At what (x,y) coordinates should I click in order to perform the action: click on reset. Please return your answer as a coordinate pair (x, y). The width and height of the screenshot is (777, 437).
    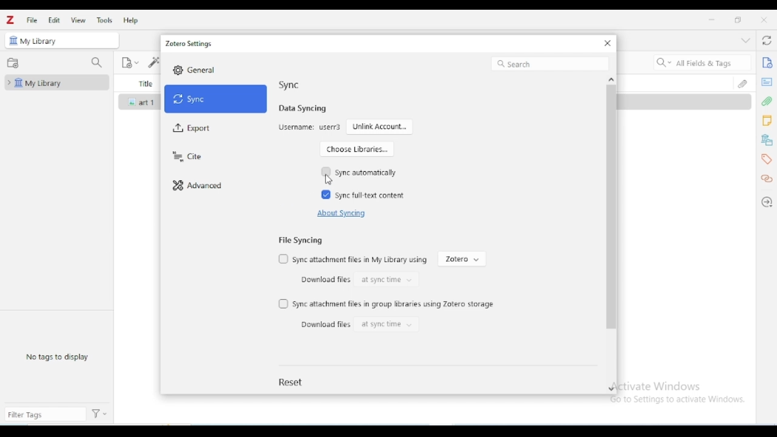
    Looking at the image, I should click on (292, 382).